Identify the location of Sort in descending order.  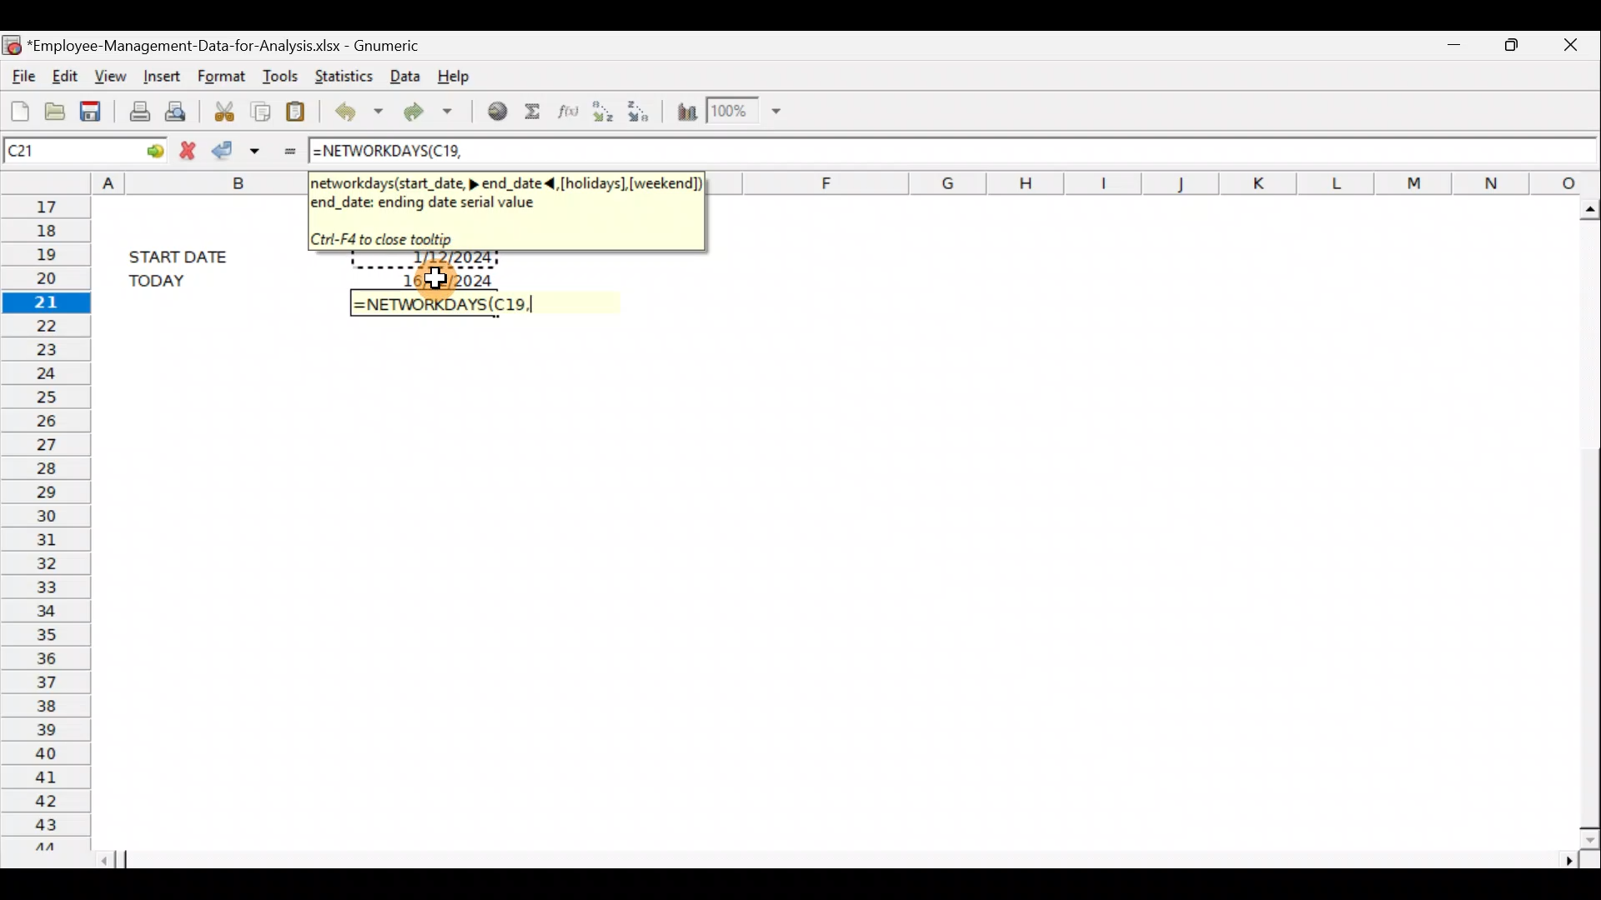
(642, 111).